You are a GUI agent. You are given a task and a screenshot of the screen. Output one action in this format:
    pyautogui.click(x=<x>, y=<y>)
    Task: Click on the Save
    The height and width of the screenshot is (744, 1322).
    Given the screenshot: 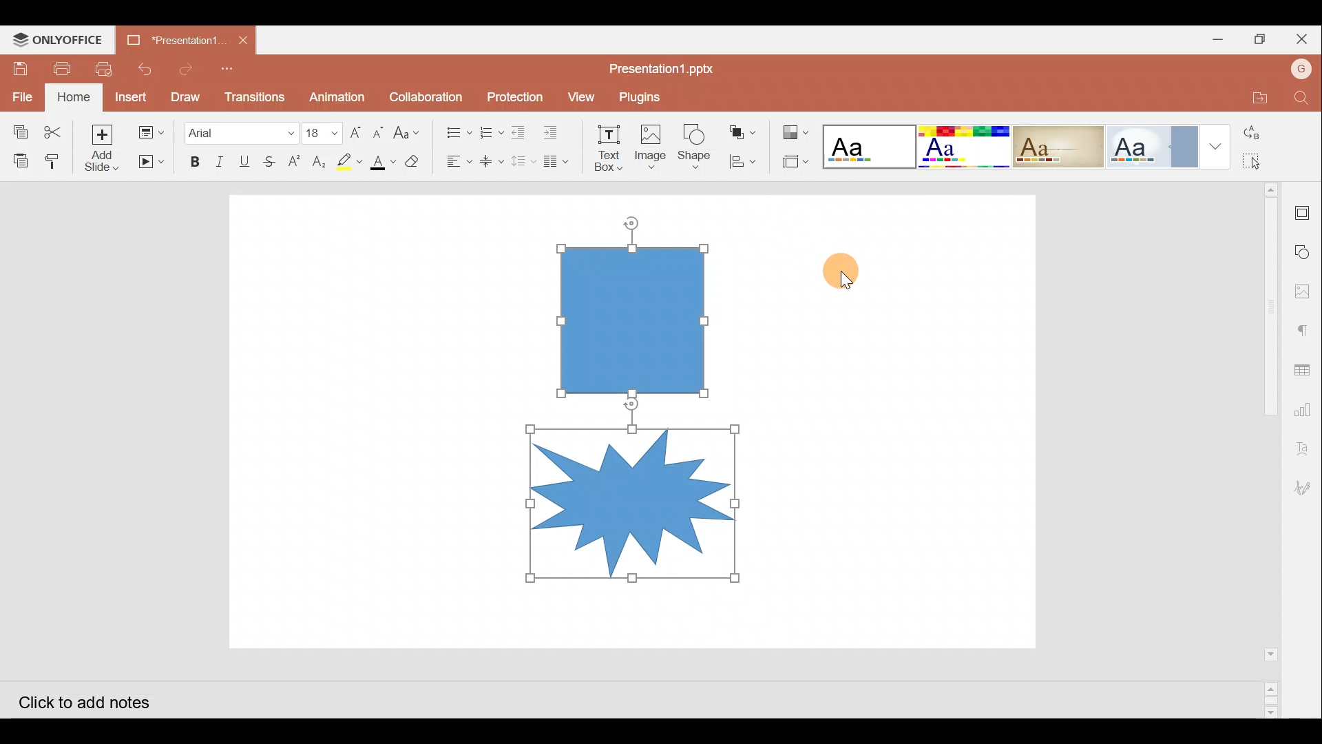 What is the action you would take?
    pyautogui.click(x=21, y=64)
    